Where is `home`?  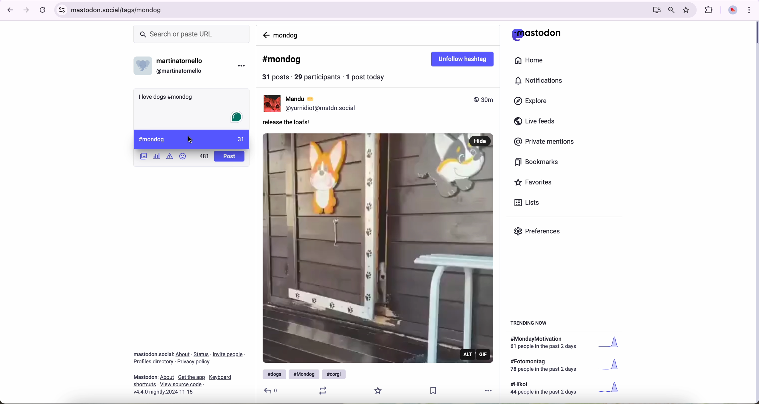
home is located at coordinates (530, 60).